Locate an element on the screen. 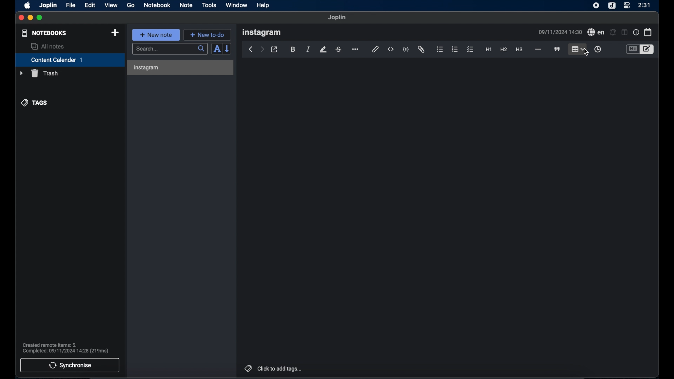 The height and width of the screenshot is (379, 674). new to-do is located at coordinates (207, 35).